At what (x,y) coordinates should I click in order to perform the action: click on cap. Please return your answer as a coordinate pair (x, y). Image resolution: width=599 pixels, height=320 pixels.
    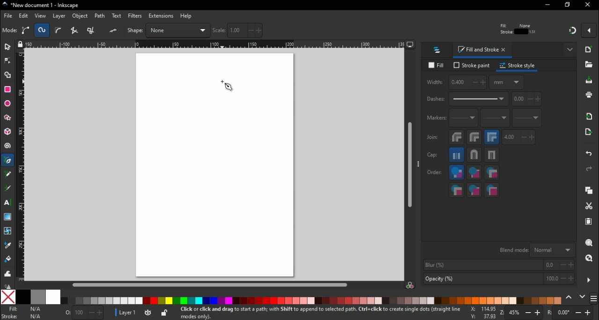
    Looking at the image, I should click on (435, 156).